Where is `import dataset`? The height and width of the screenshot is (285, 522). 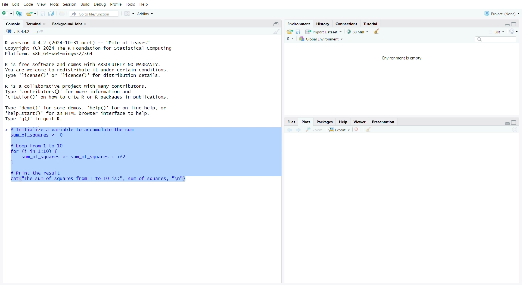
import dataset is located at coordinates (325, 32).